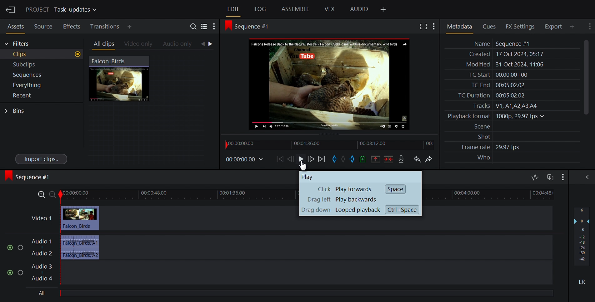 The height and width of the screenshot is (302, 595). Describe the element at coordinates (104, 27) in the screenshot. I see `Transition` at that location.